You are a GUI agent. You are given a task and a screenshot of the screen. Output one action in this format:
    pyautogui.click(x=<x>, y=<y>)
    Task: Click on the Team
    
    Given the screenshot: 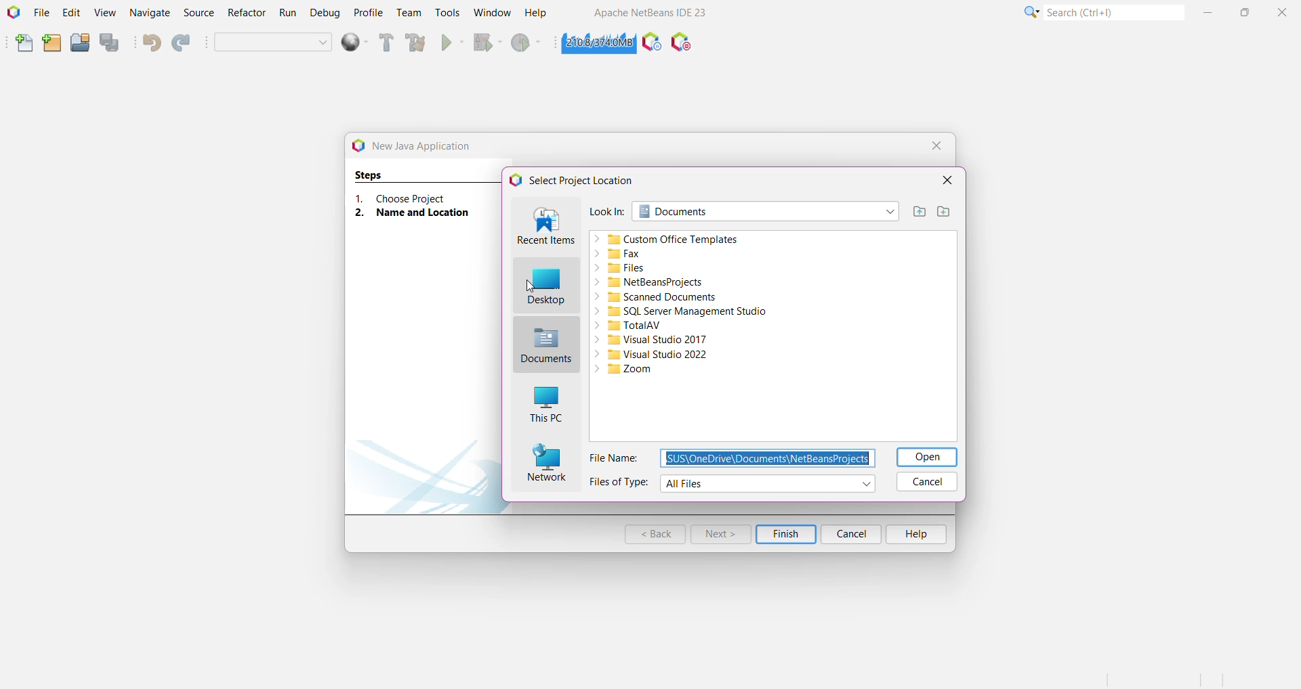 What is the action you would take?
    pyautogui.click(x=409, y=14)
    